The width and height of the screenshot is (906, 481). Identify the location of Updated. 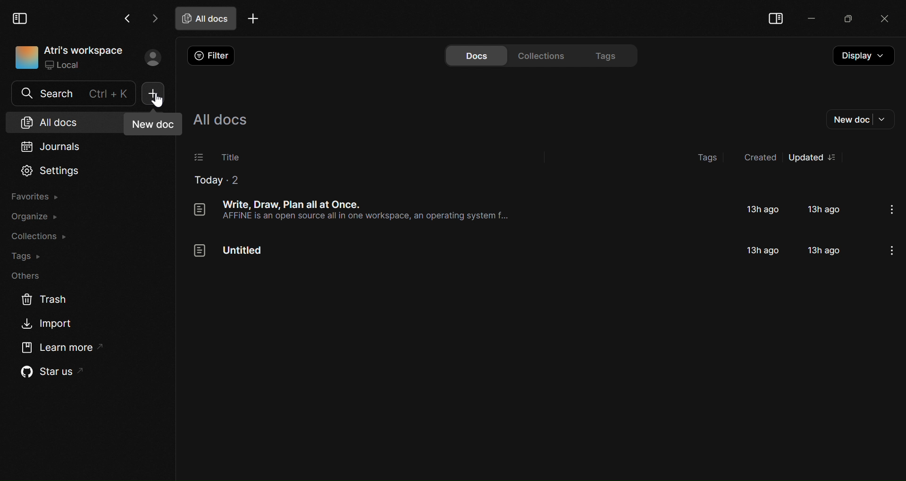
(805, 157).